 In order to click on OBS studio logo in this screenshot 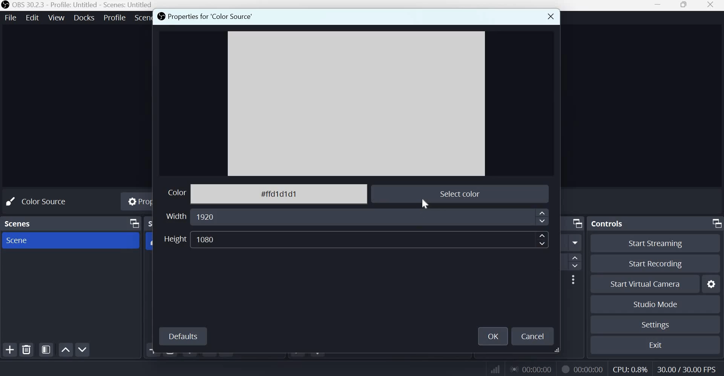, I will do `click(5, 5)`.